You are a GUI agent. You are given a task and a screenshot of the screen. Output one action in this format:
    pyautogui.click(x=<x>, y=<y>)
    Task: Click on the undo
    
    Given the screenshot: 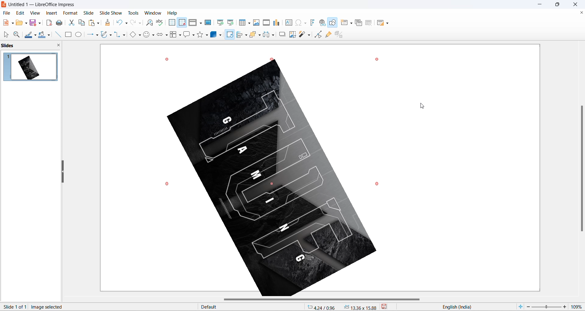 What is the action you would take?
    pyautogui.click(x=120, y=22)
    